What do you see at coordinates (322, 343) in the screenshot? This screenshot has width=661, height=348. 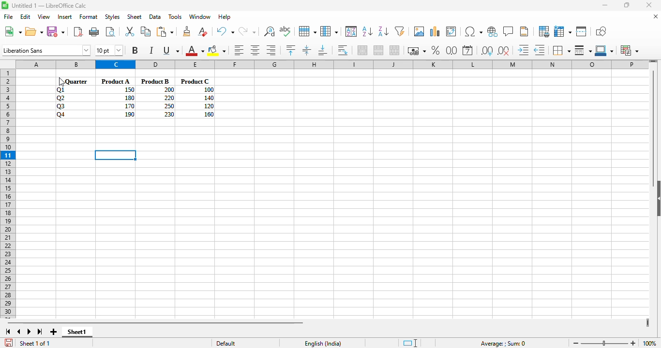 I see `English (India)` at bounding box center [322, 343].